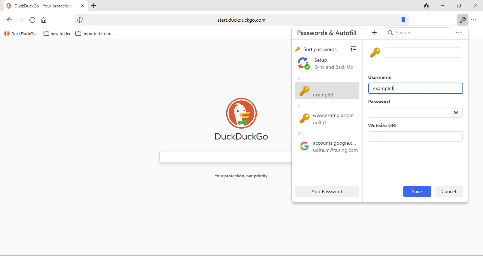 The width and height of the screenshot is (483, 256). I want to click on minimize, so click(442, 5).